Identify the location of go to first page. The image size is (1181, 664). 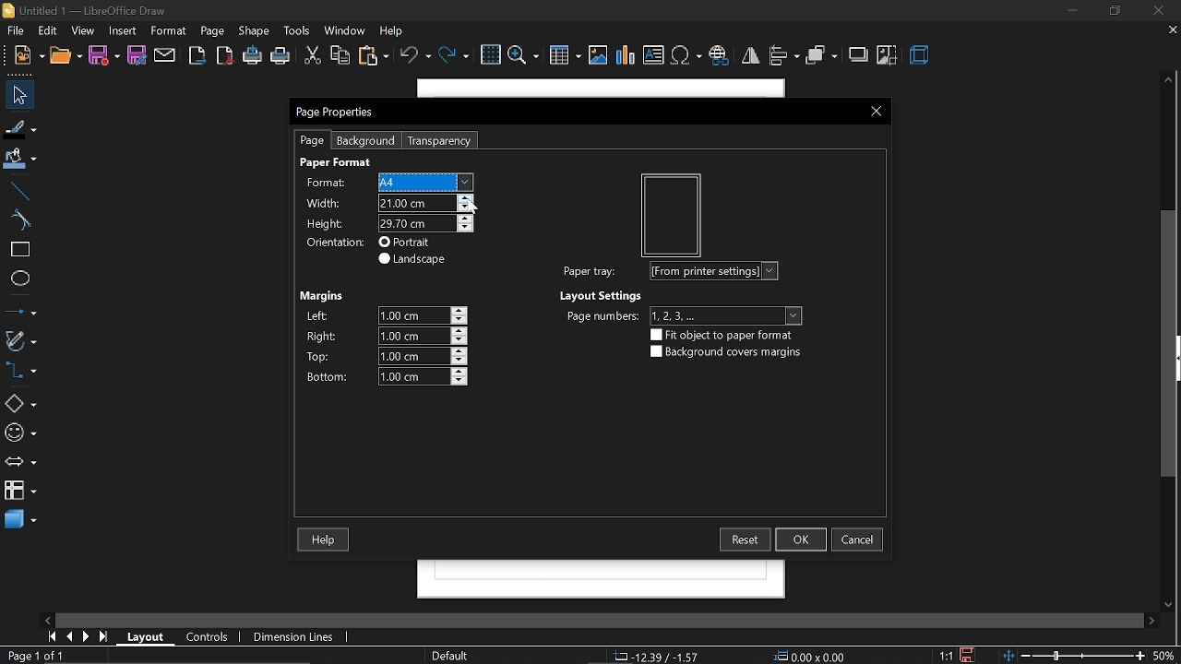
(51, 636).